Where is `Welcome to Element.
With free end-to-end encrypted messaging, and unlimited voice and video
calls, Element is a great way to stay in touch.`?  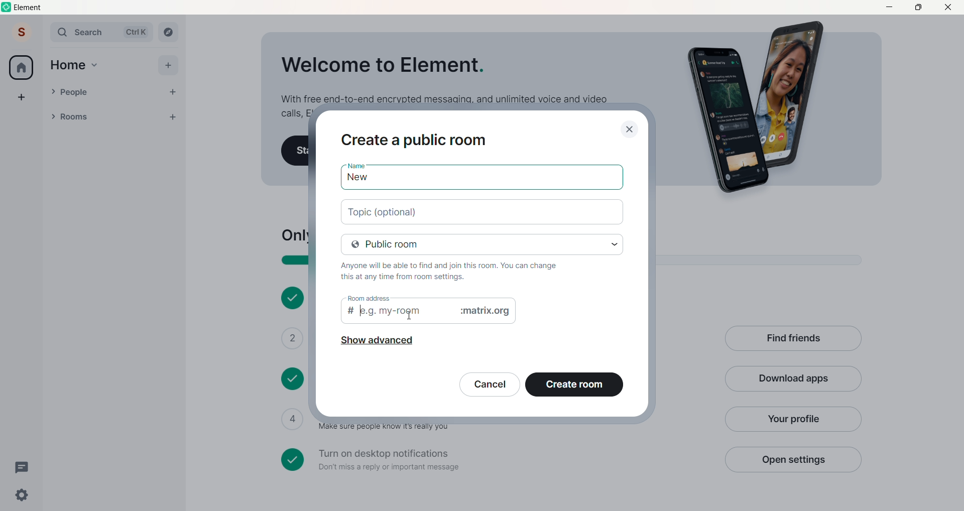 Welcome to Element.
With free end-to-end encrypted messaging, and unlimited voice and video
calls, Element is a great way to stay in touch. is located at coordinates (443, 76).